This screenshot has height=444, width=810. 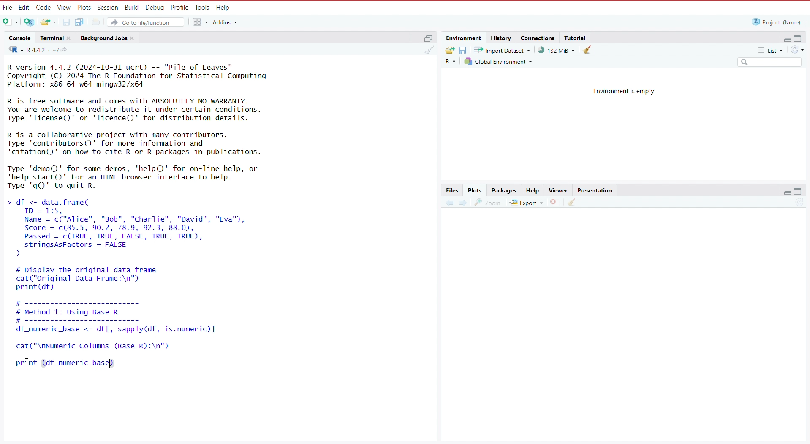 What do you see at coordinates (465, 37) in the screenshot?
I see `Environment` at bounding box center [465, 37].